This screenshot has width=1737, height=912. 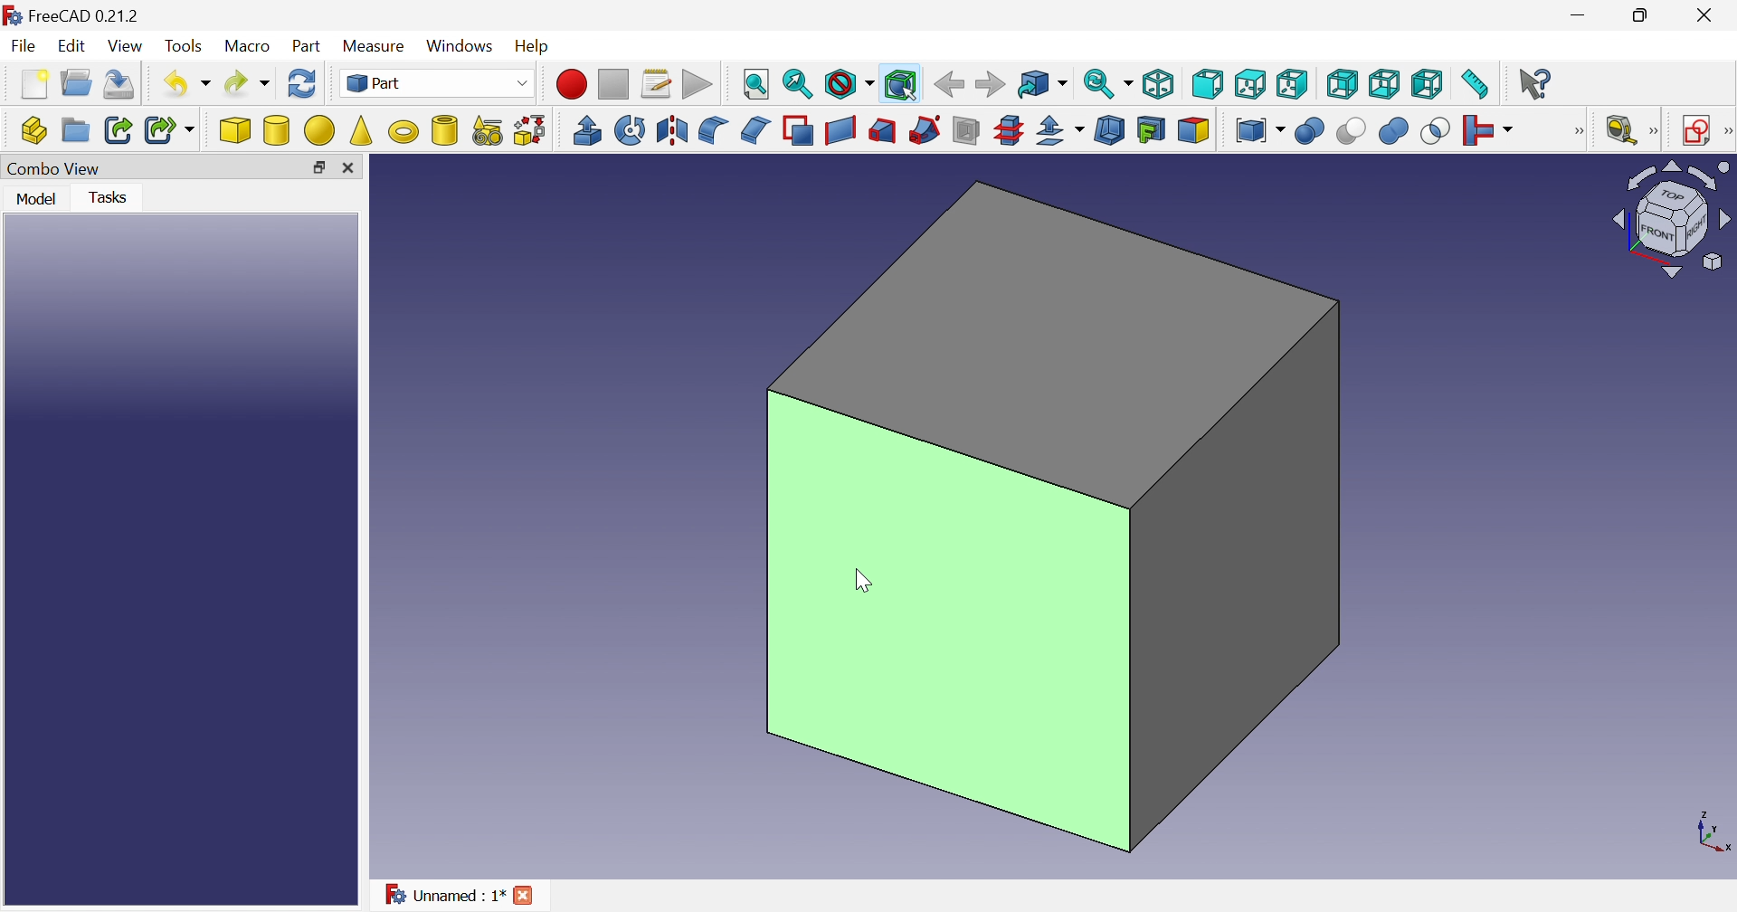 What do you see at coordinates (882, 131) in the screenshot?
I see `Loft...` at bounding box center [882, 131].